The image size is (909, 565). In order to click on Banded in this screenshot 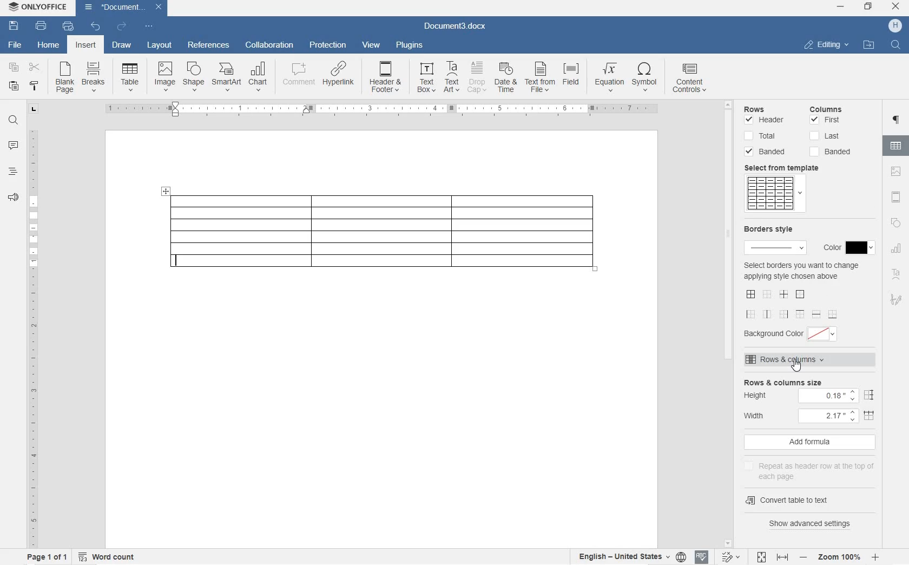, I will do `click(766, 152)`.